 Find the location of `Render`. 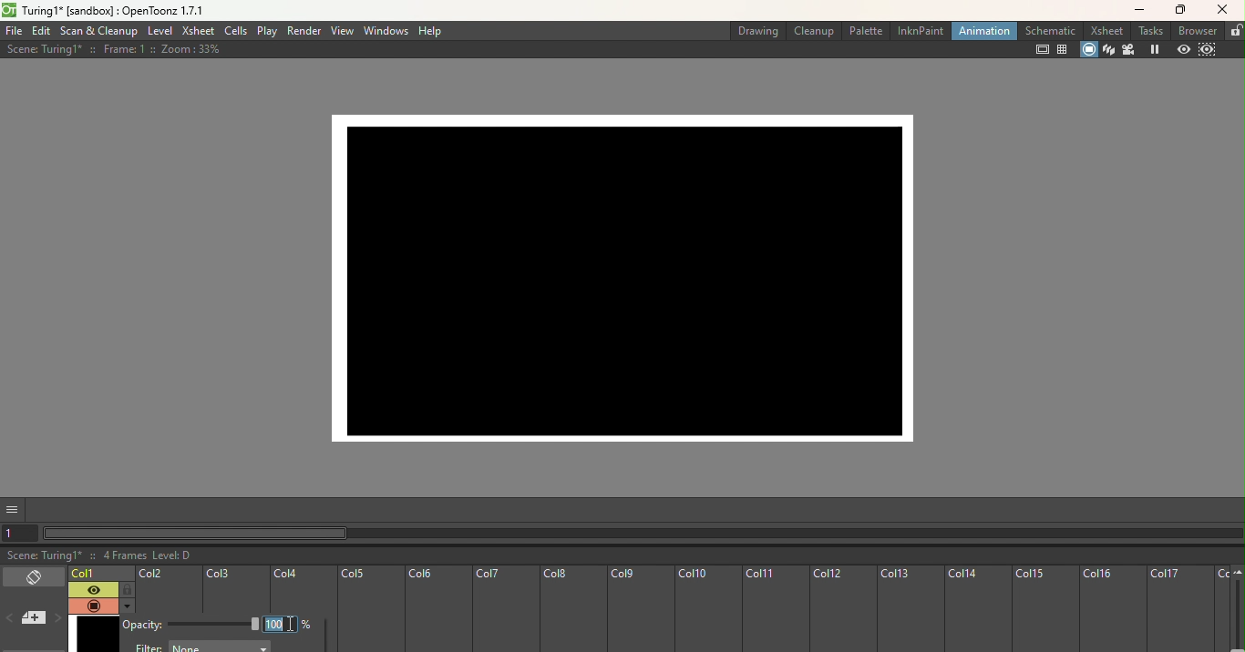

Render is located at coordinates (304, 31).